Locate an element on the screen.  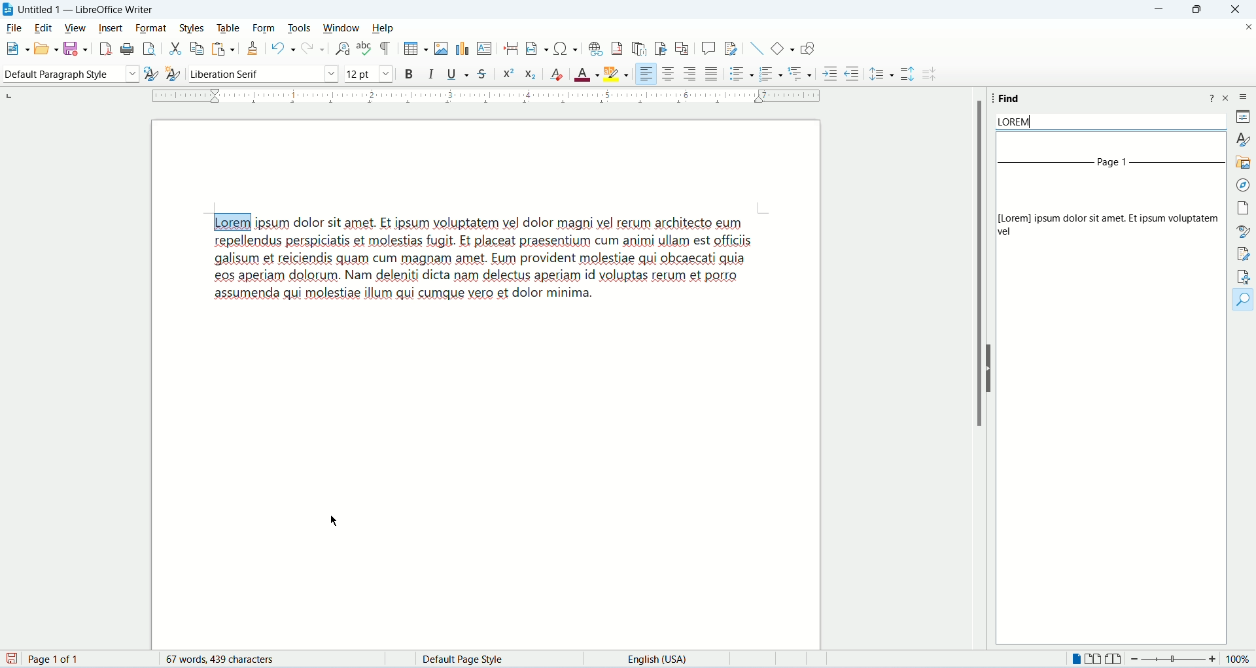
update selected style is located at coordinates (147, 73).